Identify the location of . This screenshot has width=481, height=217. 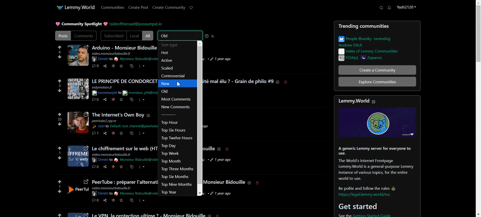
(105, 121).